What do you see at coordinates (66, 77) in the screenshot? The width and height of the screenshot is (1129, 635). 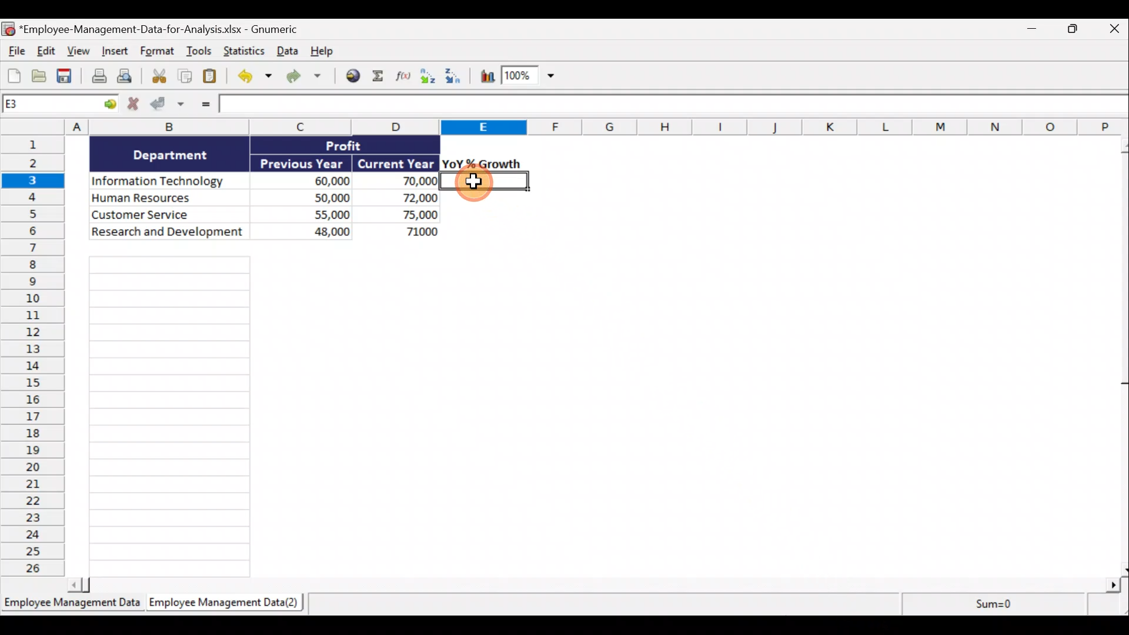 I see `Save the current workbook` at bounding box center [66, 77].